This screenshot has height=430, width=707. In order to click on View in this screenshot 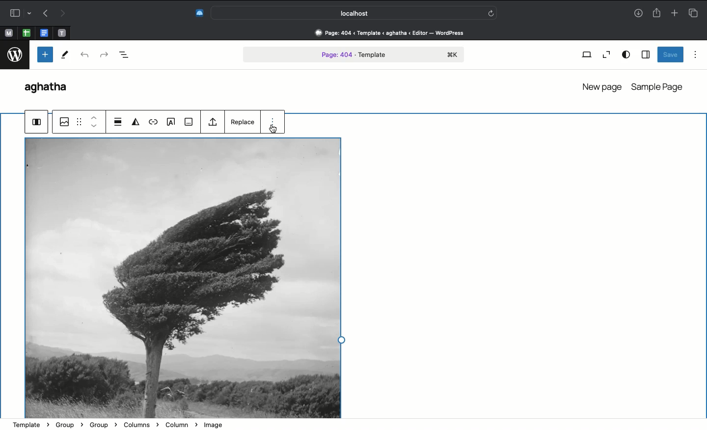, I will do `click(586, 55)`.